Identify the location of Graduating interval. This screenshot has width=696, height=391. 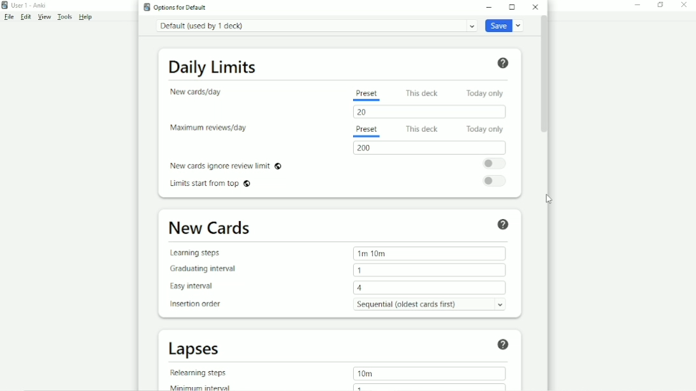
(204, 269).